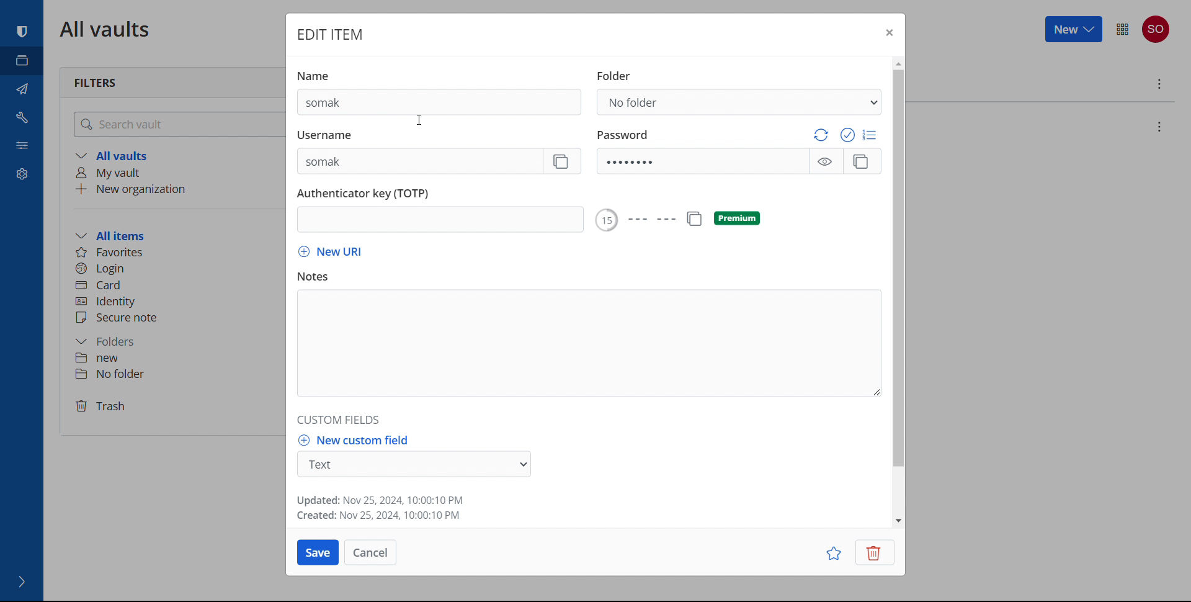  I want to click on all vaults, so click(107, 30).